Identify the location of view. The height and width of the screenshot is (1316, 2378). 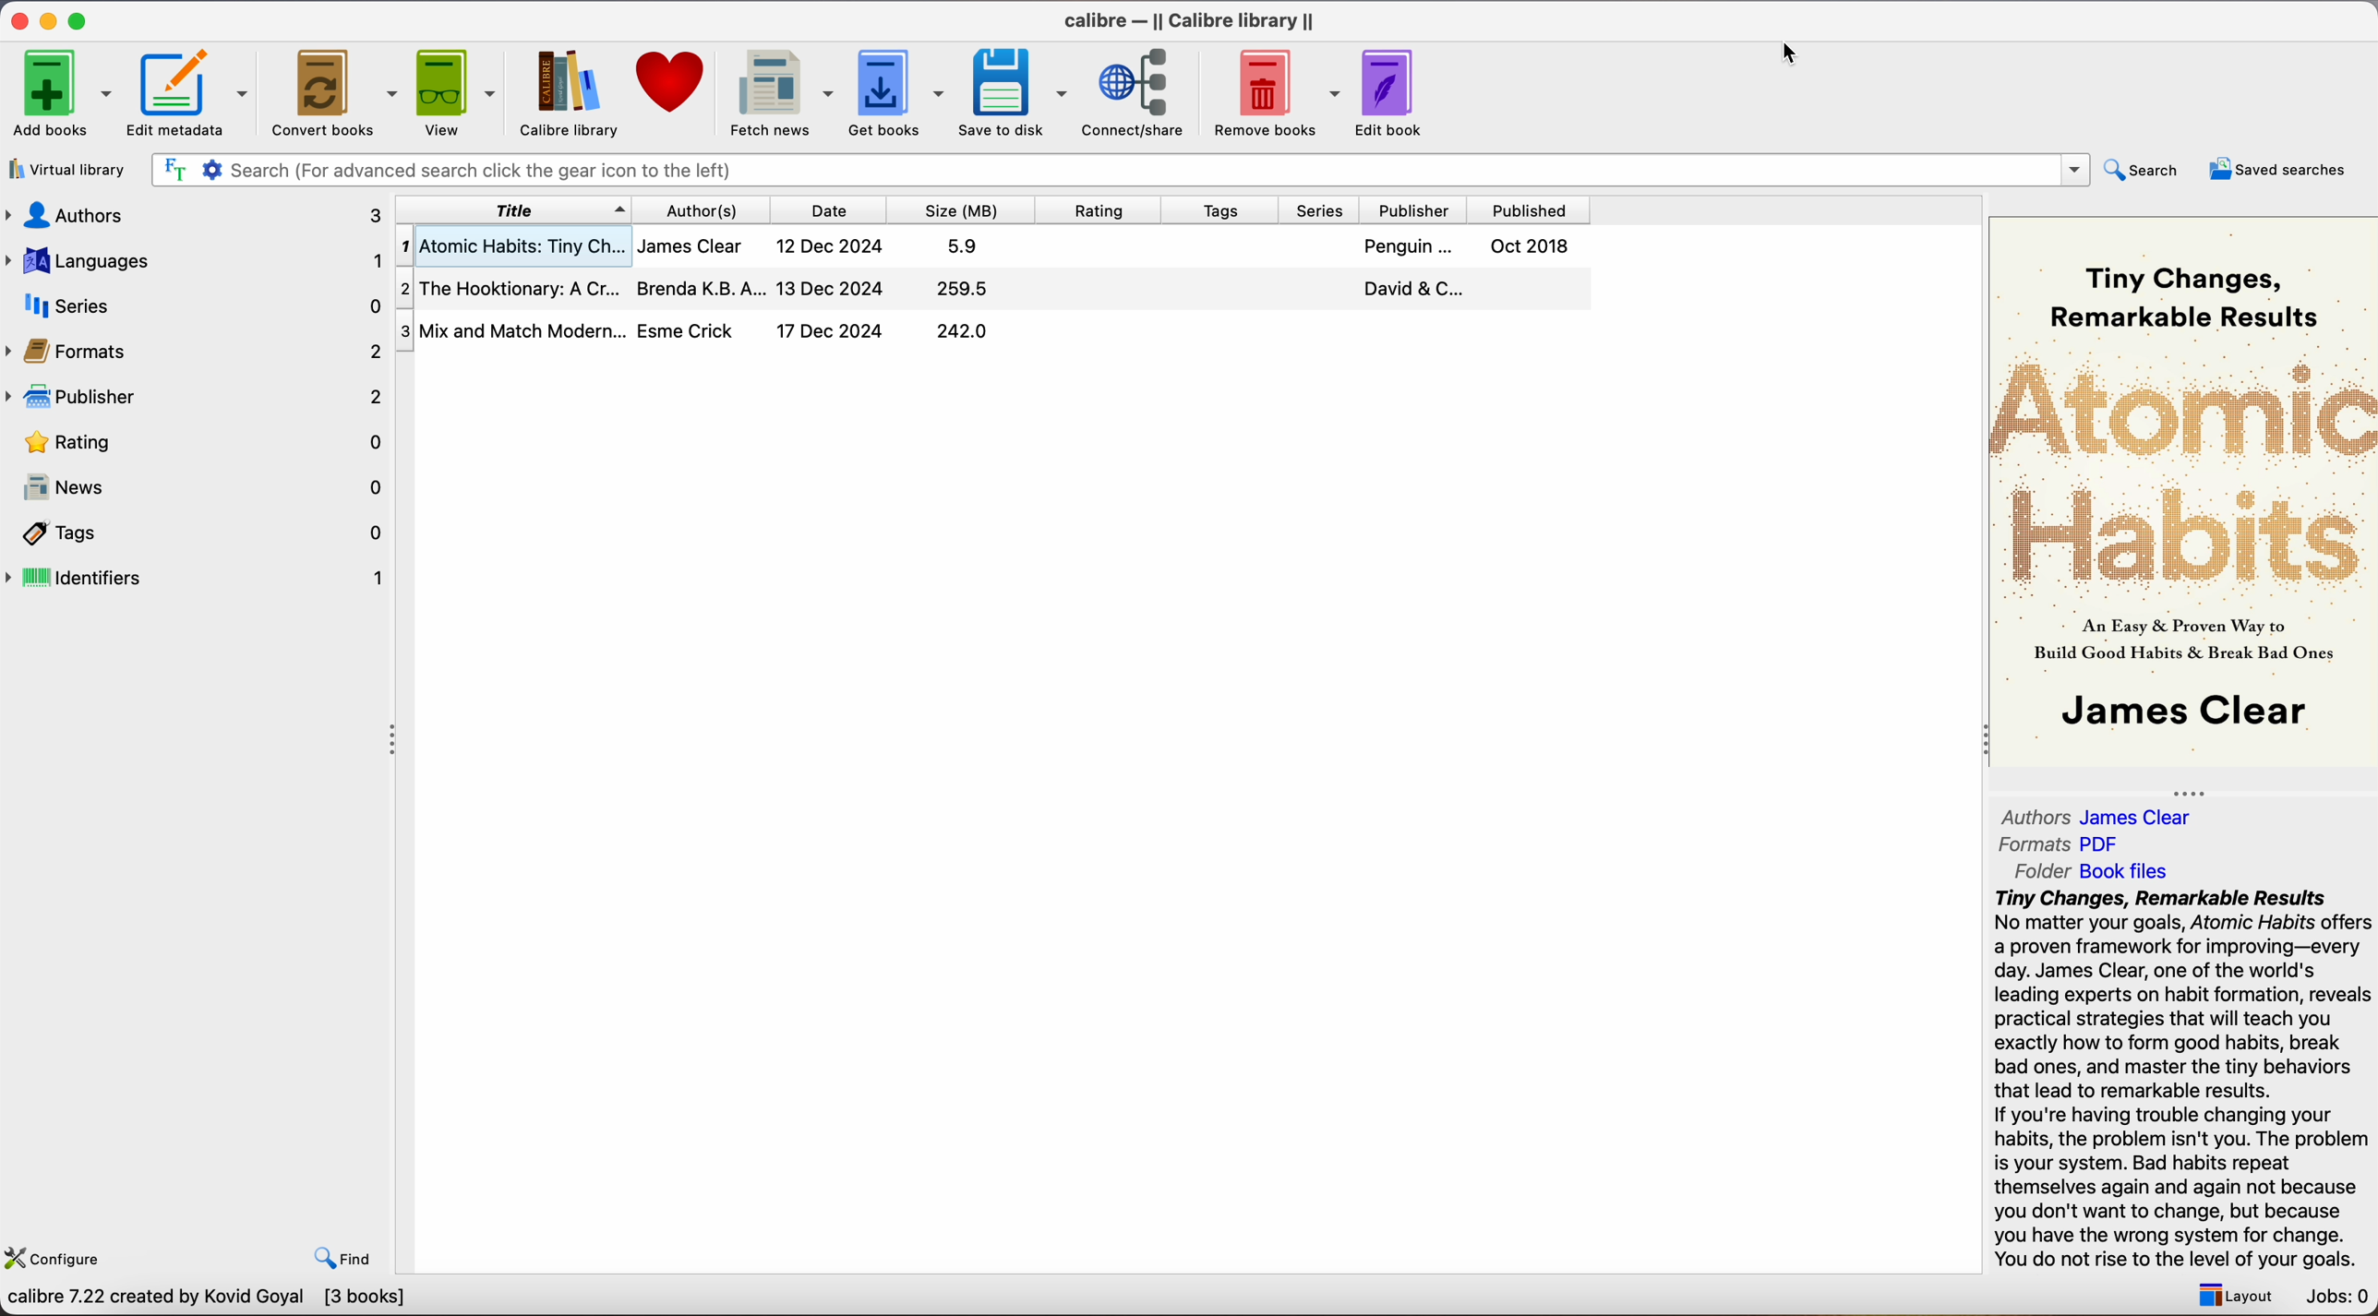
(459, 91).